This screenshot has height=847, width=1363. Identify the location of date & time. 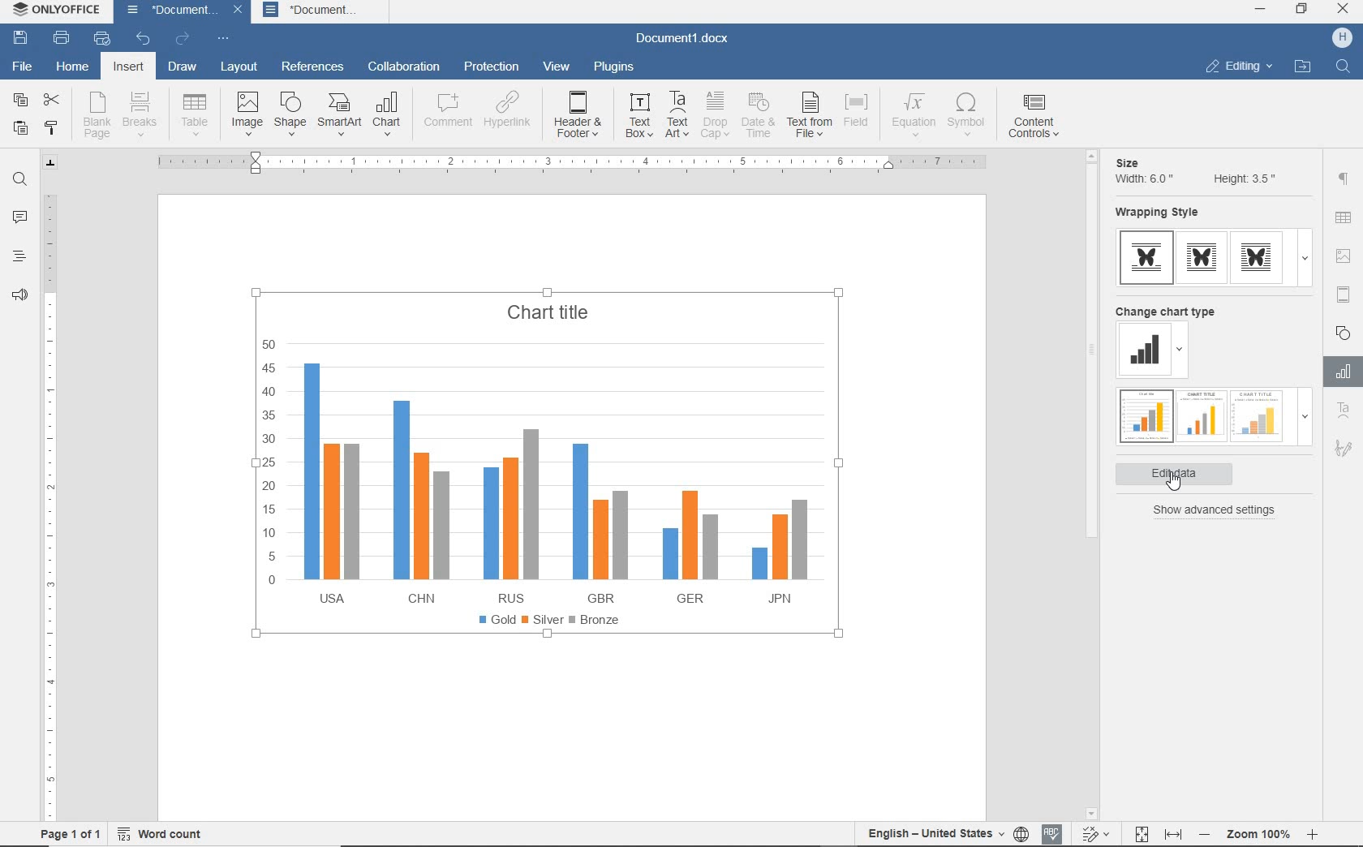
(760, 115).